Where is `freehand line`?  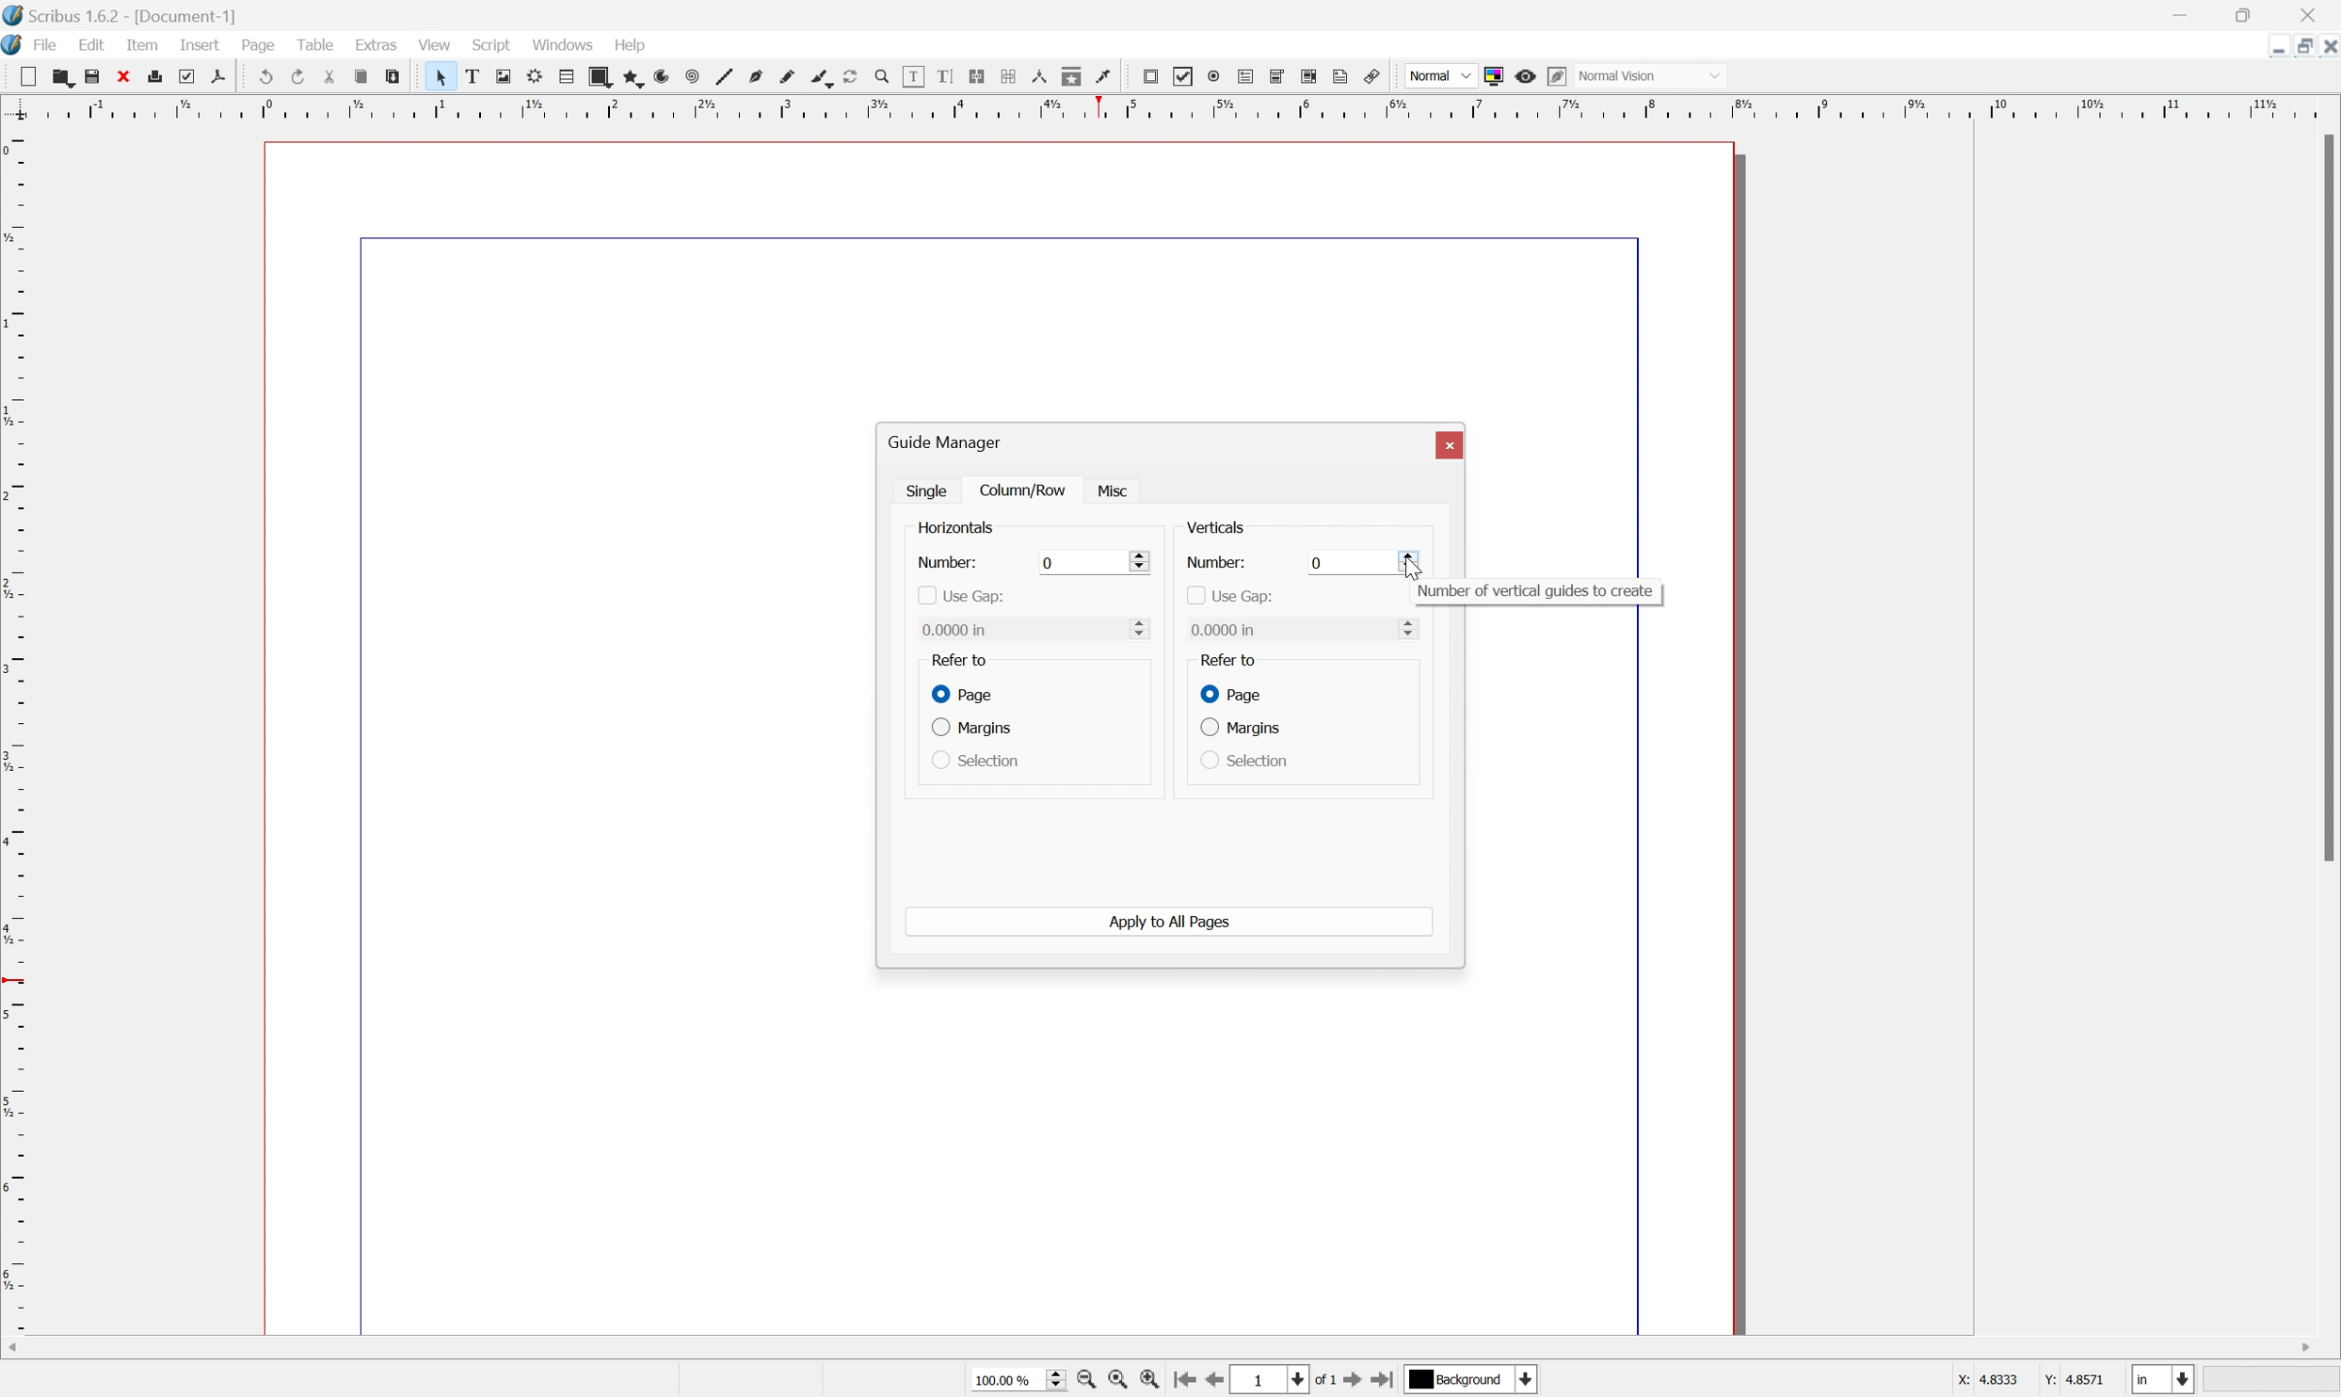
freehand line is located at coordinates (788, 78).